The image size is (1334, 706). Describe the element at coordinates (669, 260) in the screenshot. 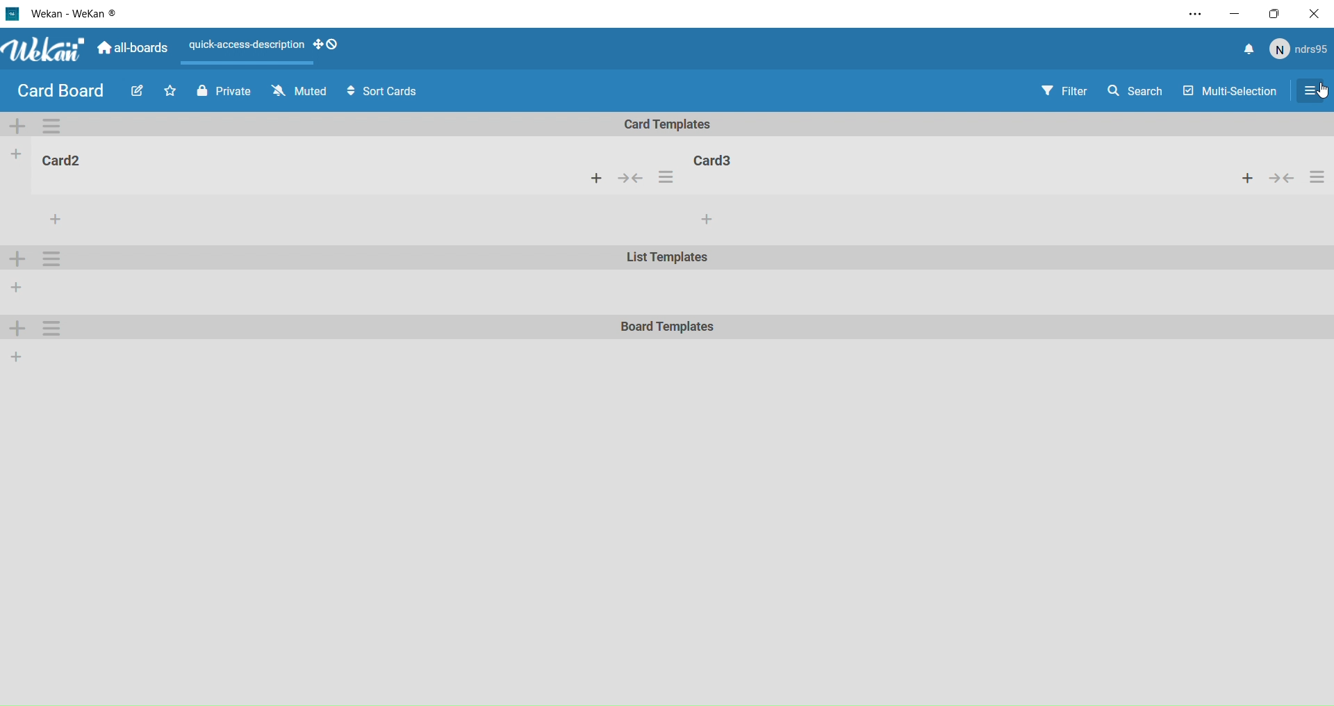

I see `List Templates` at that location.